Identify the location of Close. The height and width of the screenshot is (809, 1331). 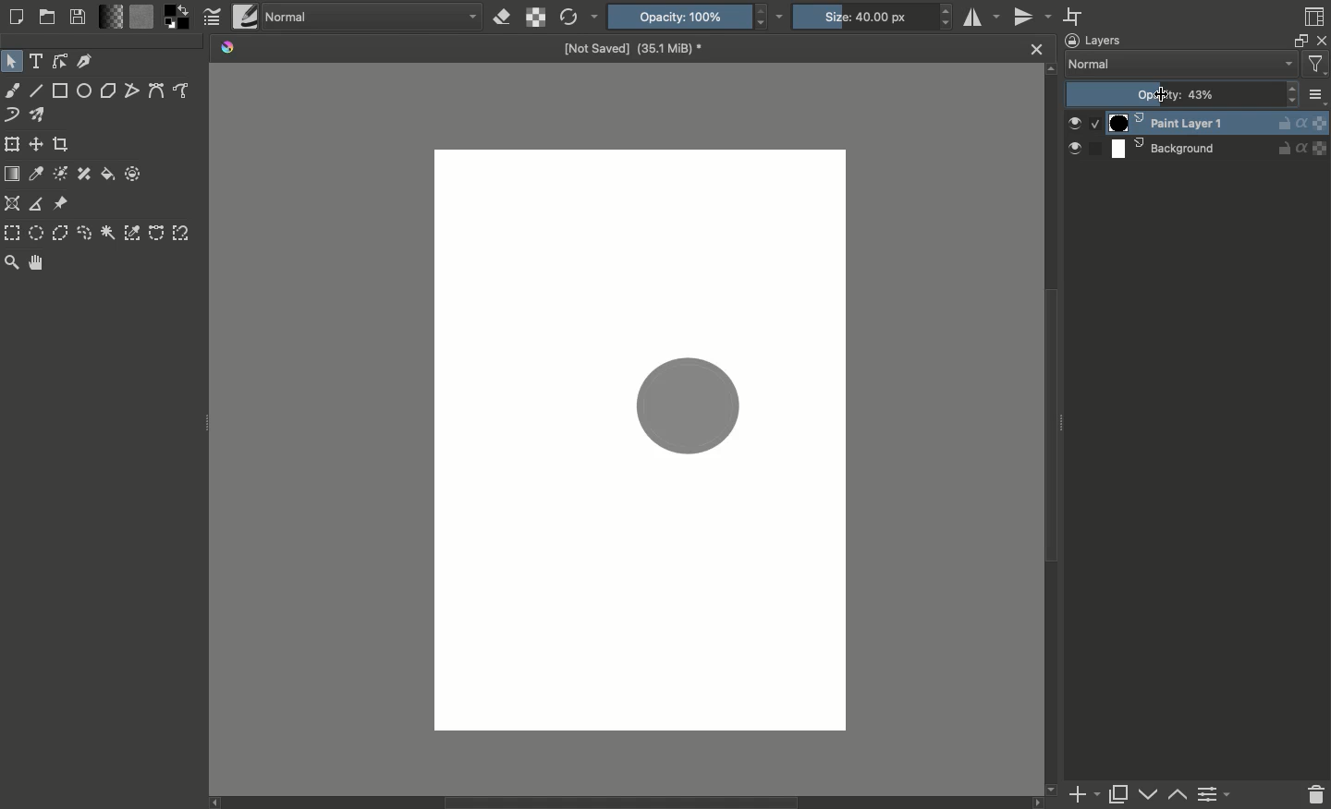
(1032, 47).